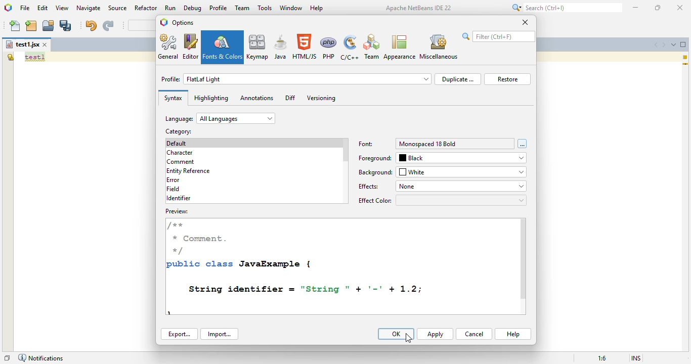 The height and width of the screenshot is (364, 691). Describe the element at coordinates (350, 48) in the screenshot. I see `C/C++` at that location.